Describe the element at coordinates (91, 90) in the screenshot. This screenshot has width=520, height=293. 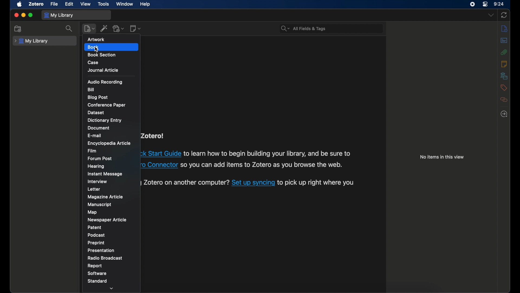
I see `bill` at that location.